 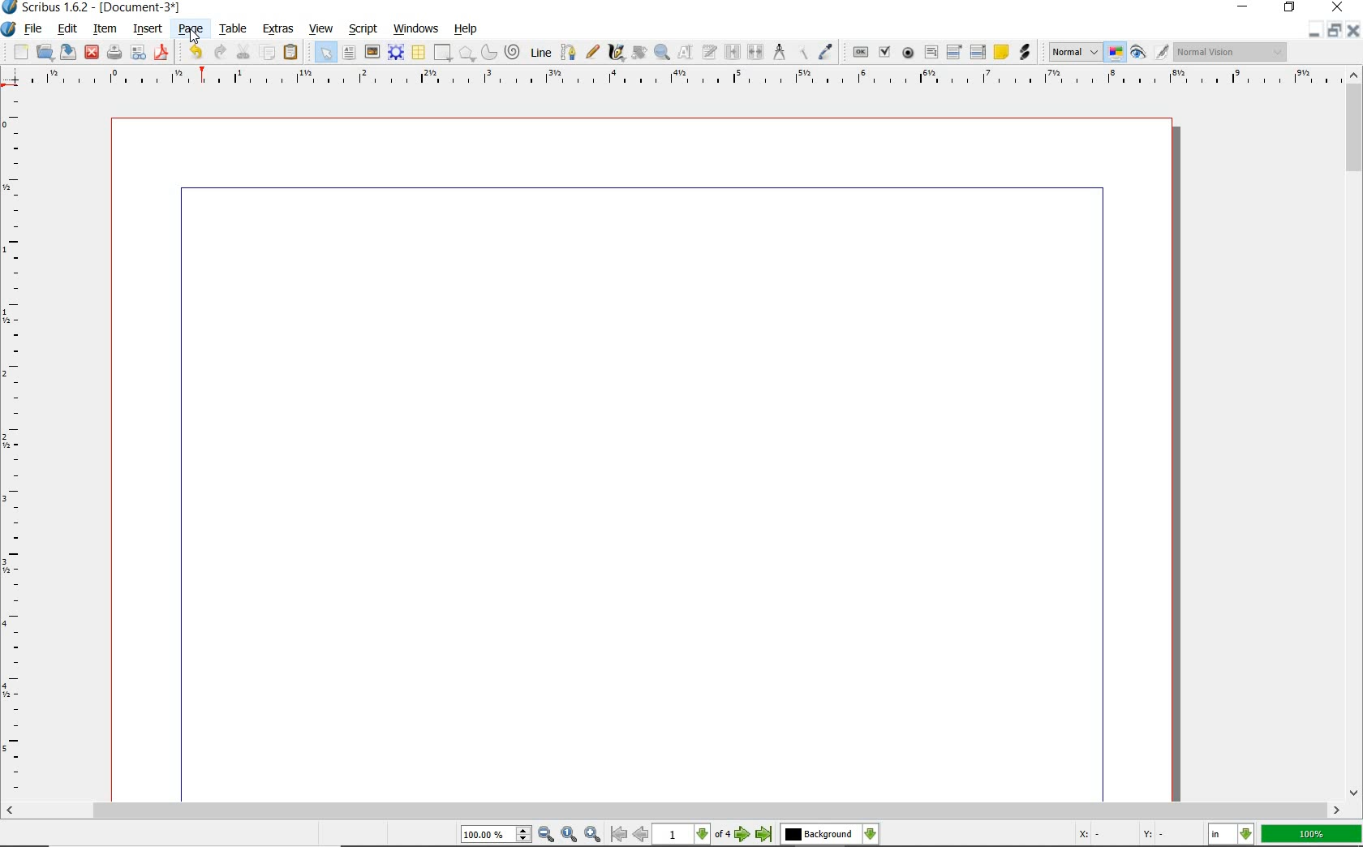 I want to click on paste, so click(x=290, y=52).